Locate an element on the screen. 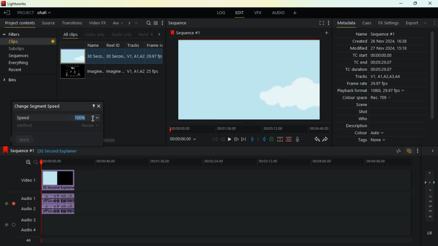 This screenshot has height=246, width=438. subclips is located at coordinates (21, 49).